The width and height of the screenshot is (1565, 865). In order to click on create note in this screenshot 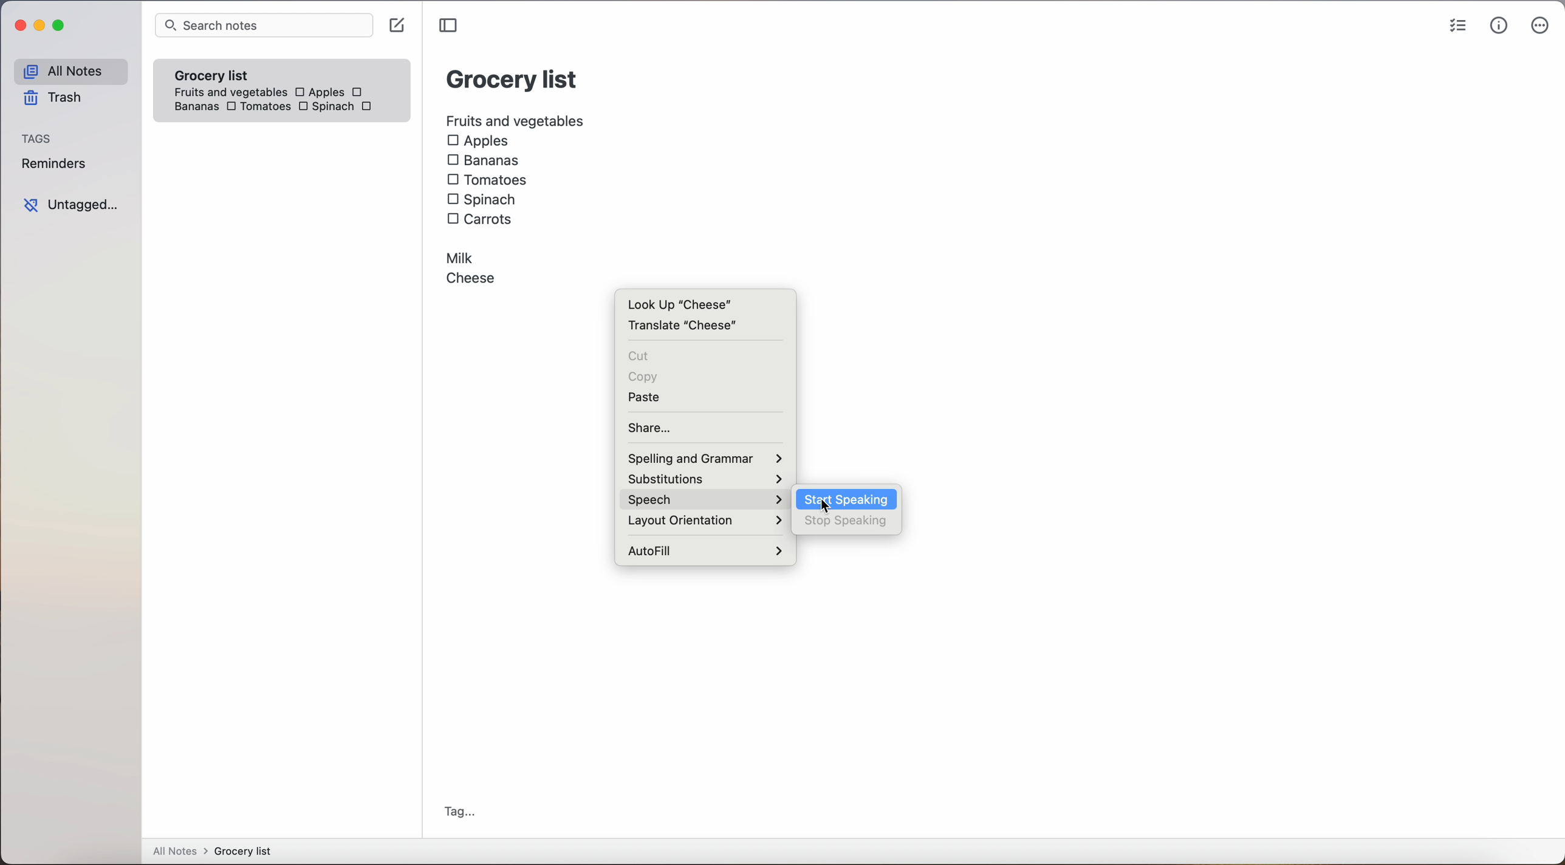, I will do `click(400, 26)`.